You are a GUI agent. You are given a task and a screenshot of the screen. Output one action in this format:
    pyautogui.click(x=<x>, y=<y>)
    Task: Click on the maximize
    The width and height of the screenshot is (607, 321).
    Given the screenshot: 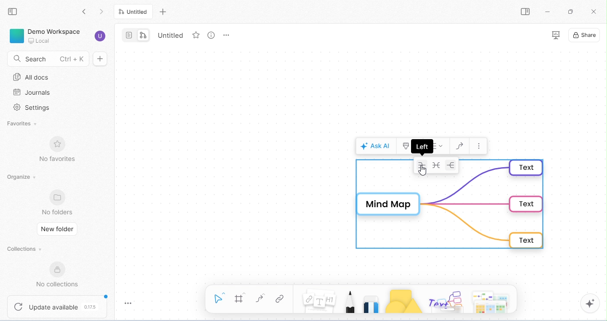 What is the action you would take?
    pyautogui.click(x=570, y=12)
    